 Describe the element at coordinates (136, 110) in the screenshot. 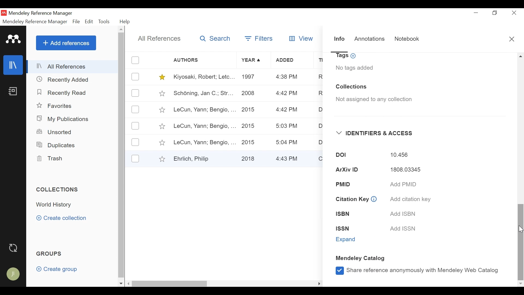

I see `(un)select` at that location.